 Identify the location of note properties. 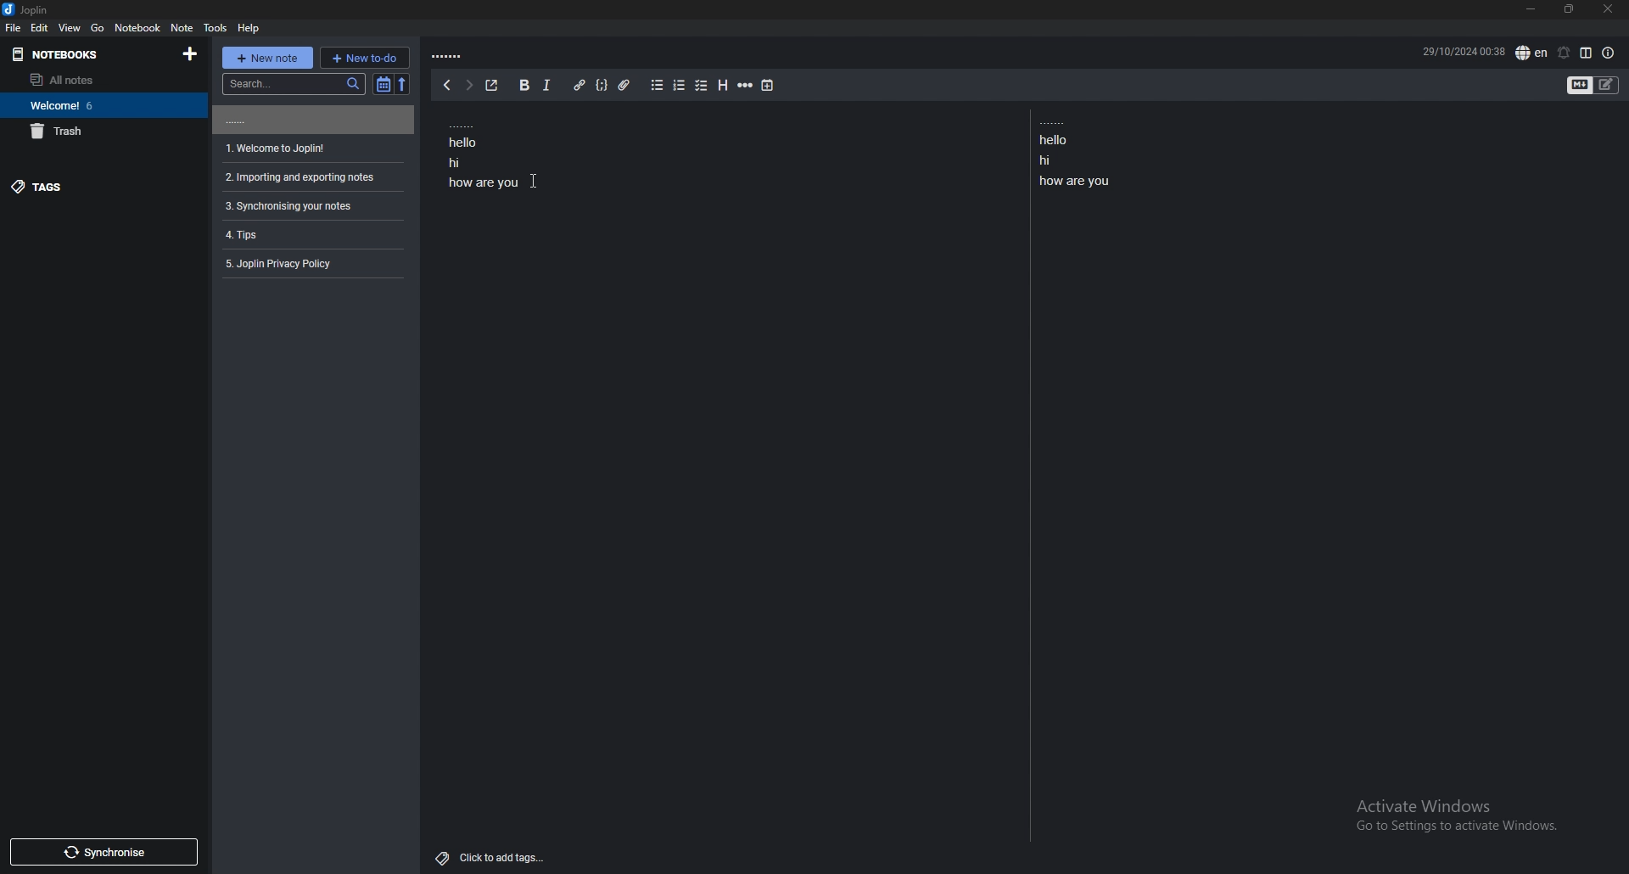
(1608, 53).